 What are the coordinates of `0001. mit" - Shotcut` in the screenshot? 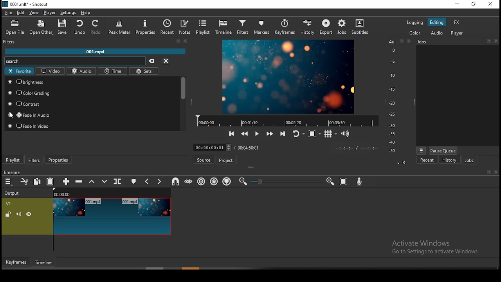 It's located at (27, 4).